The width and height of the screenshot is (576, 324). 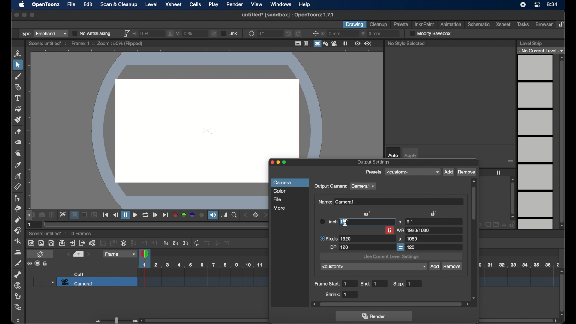 I want to click on control point editor tool, so click(x=18, y=199).